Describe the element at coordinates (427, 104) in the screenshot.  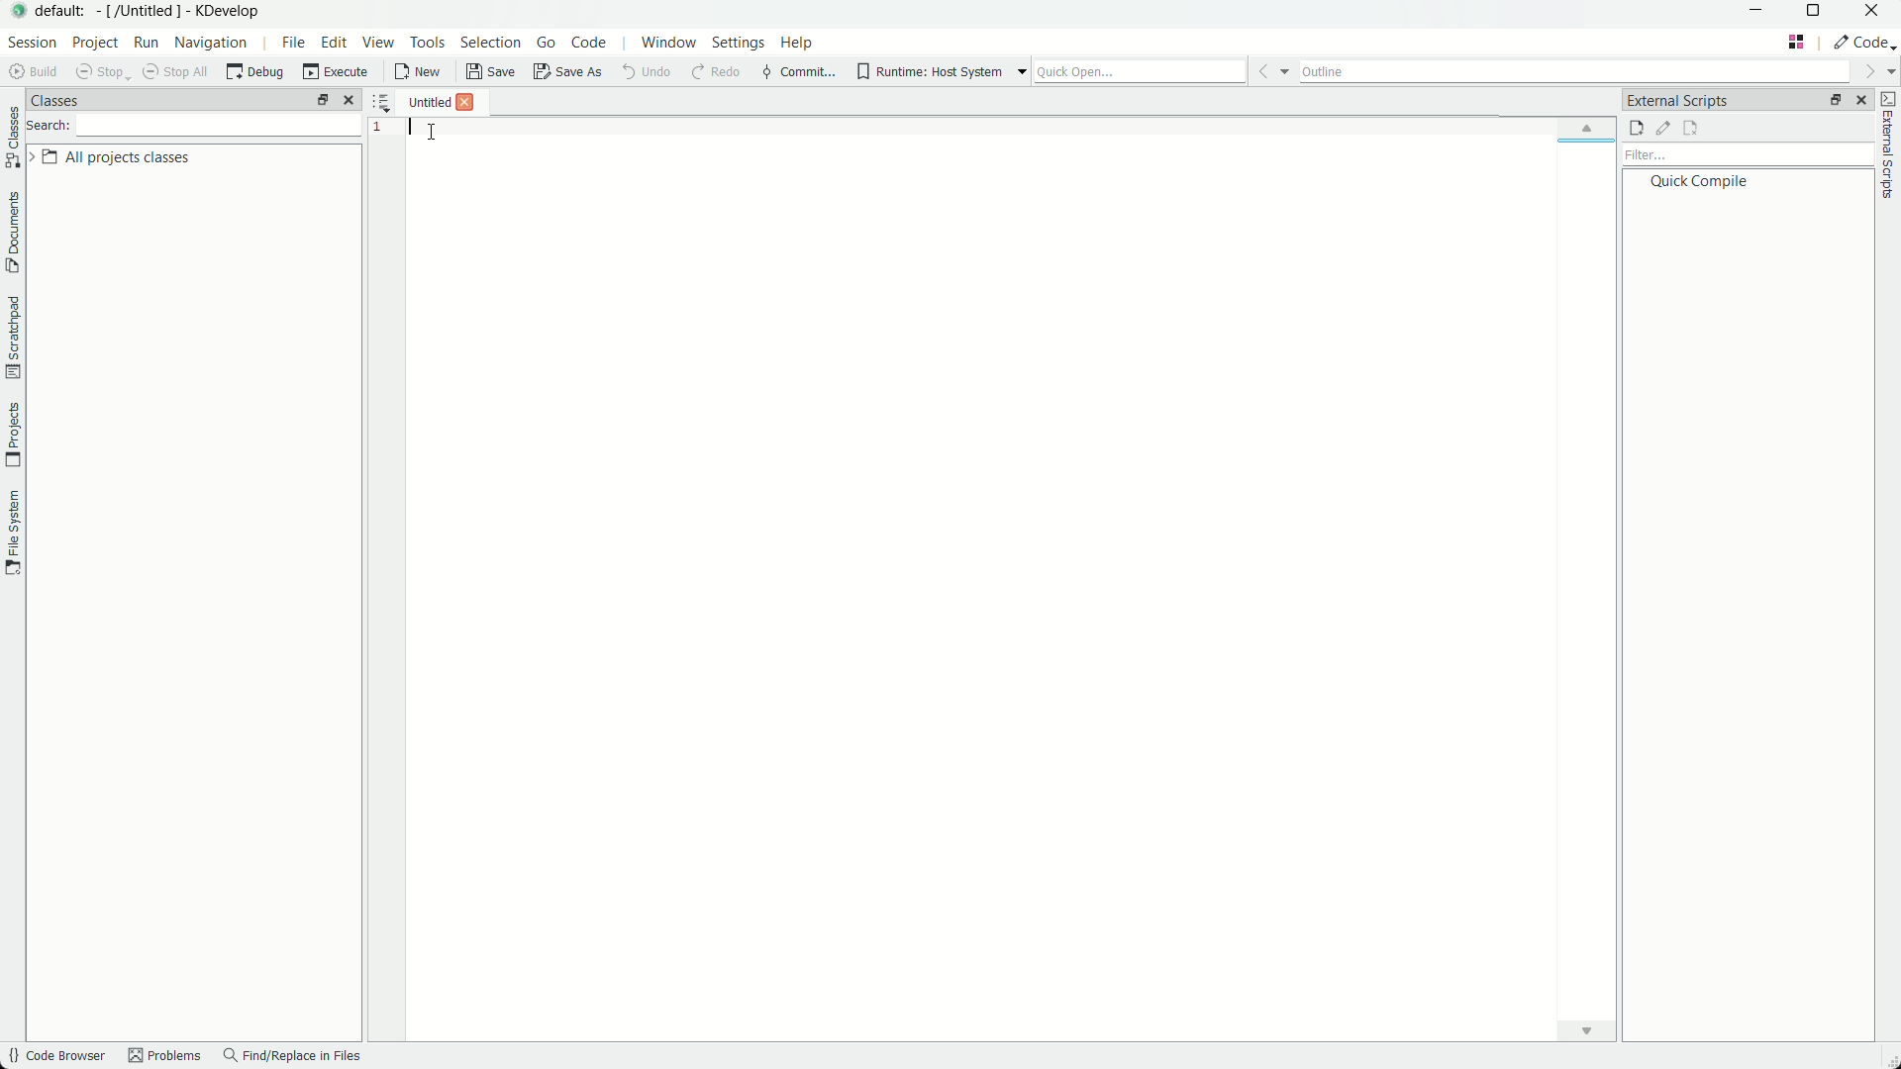
I see `untitled` at that location.